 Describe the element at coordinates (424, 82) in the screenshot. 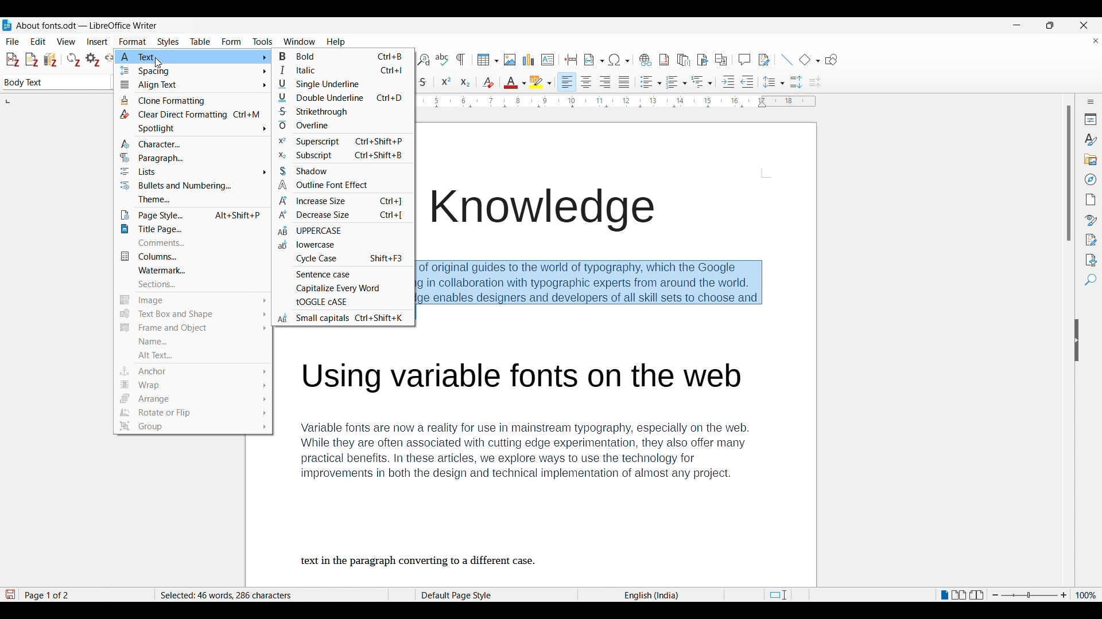

I see `Strike through` at that location.